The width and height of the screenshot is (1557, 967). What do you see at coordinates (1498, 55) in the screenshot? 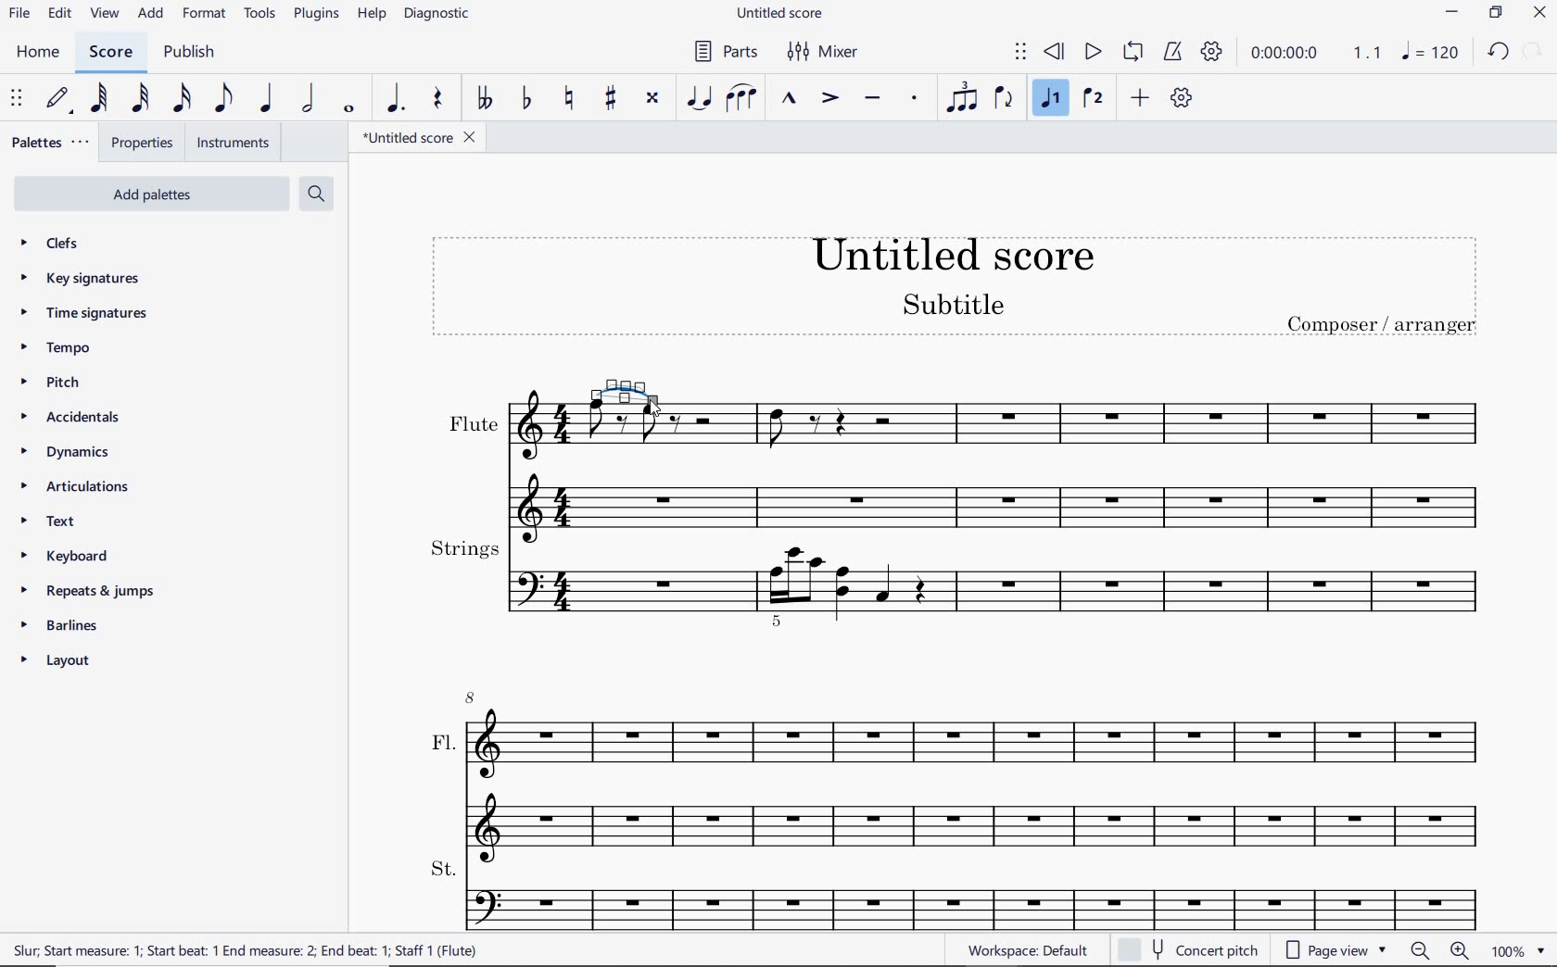
I see `undo` at bounding box center [1498, 55].